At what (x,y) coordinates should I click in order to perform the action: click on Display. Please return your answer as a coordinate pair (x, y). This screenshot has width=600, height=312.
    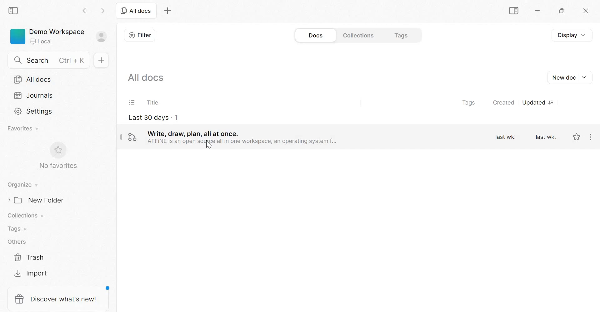
    Looking at the image, I should click on (571, 36).